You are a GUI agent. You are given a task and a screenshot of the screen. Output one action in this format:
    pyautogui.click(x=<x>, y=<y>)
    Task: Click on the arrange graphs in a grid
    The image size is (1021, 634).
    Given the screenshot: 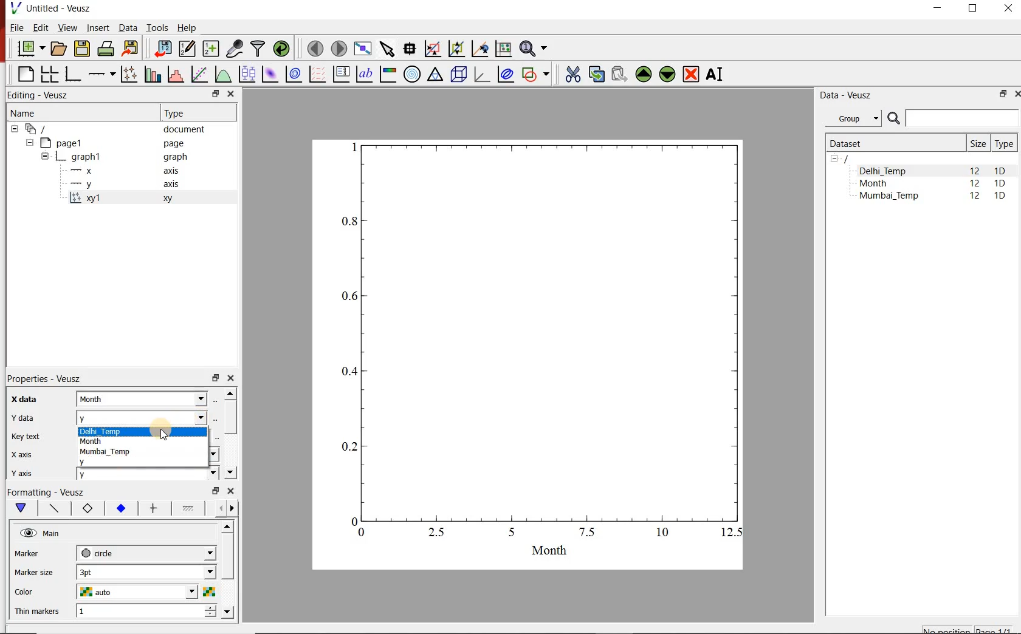 What is the action you would take?
    pyautogui.click(x=49, y=74)
    